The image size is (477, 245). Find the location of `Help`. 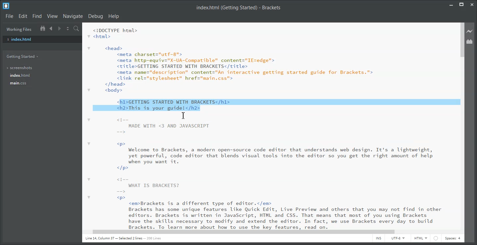

Help is located at coordinates (114, 16).